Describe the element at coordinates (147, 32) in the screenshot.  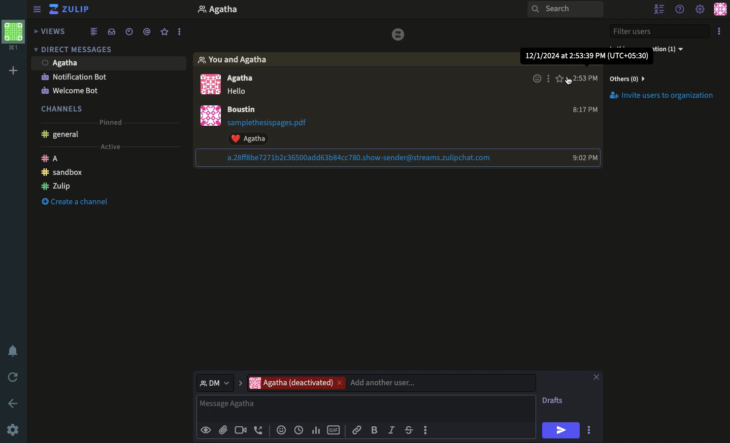
I see `Tag` at that location.